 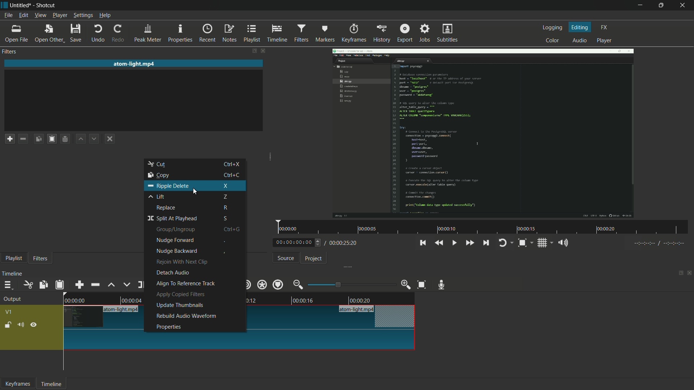 I want to click on markers, so click(x=325, y=33).